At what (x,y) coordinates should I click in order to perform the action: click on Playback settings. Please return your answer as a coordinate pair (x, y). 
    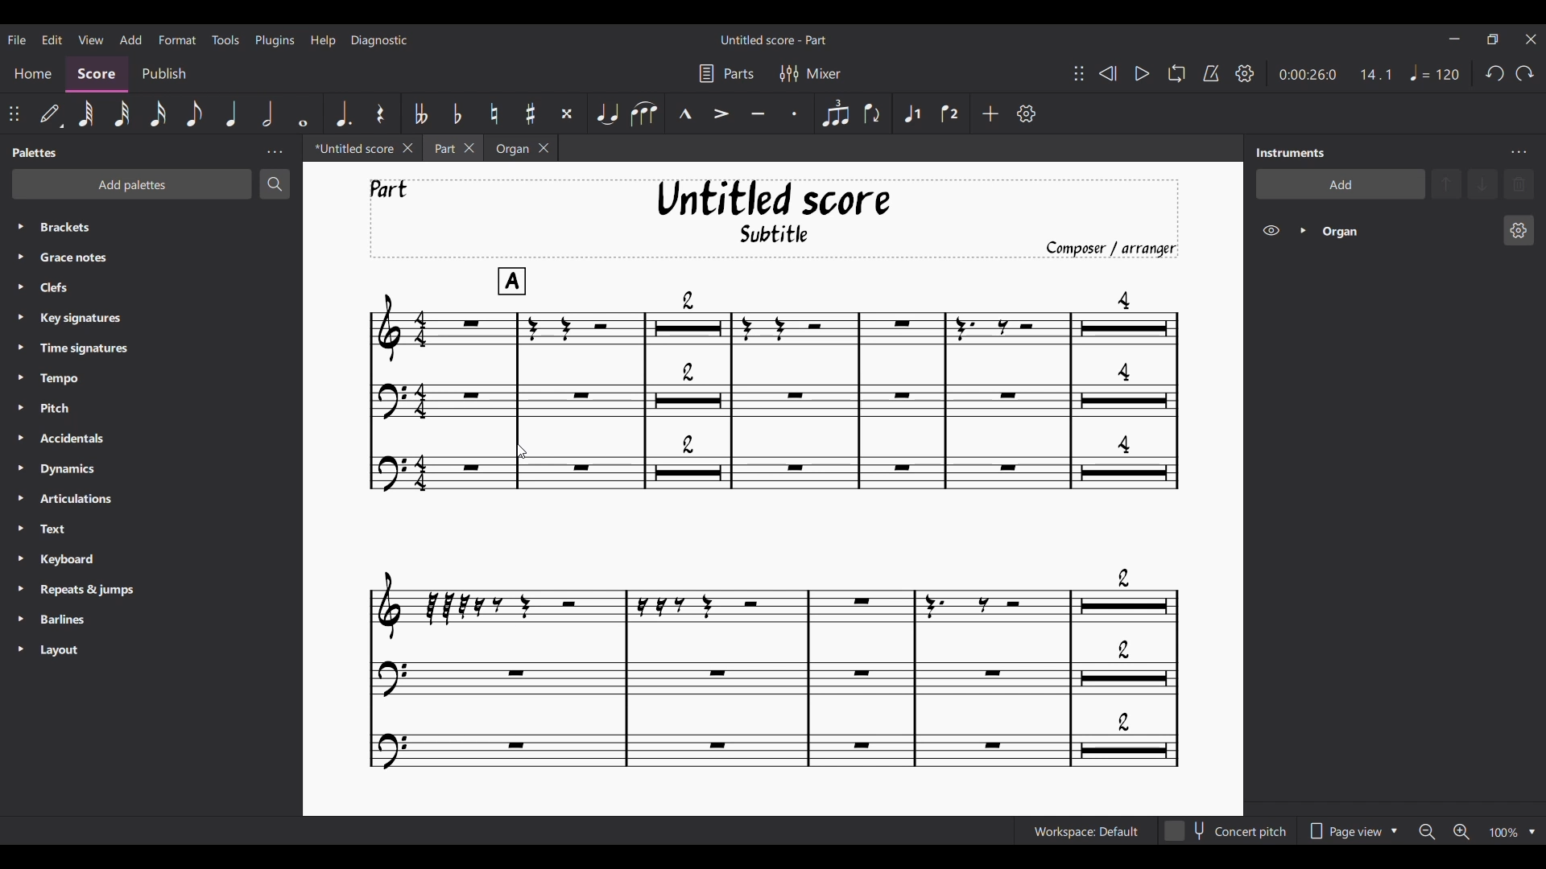
    Looking at the image, I should click on (1245, 72).